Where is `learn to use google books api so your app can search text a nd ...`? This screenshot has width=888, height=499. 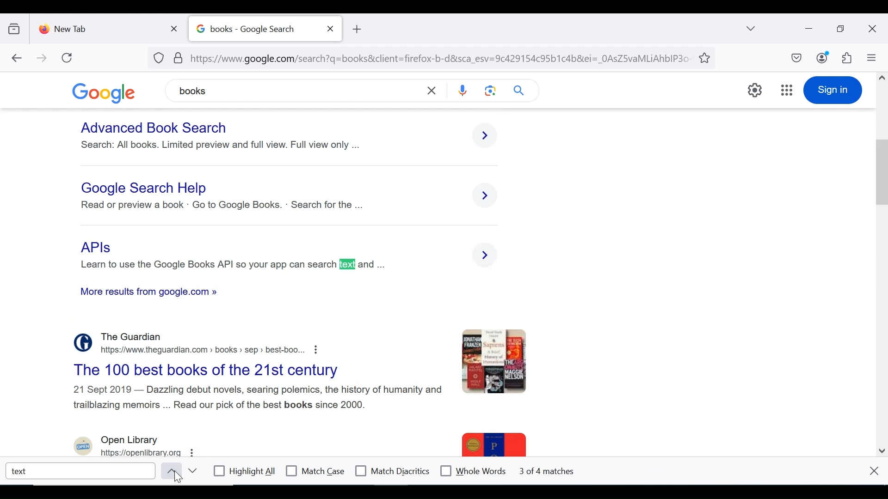 learn to use google books api so your app can search text a nd ... is located at coordinates (231, 265).